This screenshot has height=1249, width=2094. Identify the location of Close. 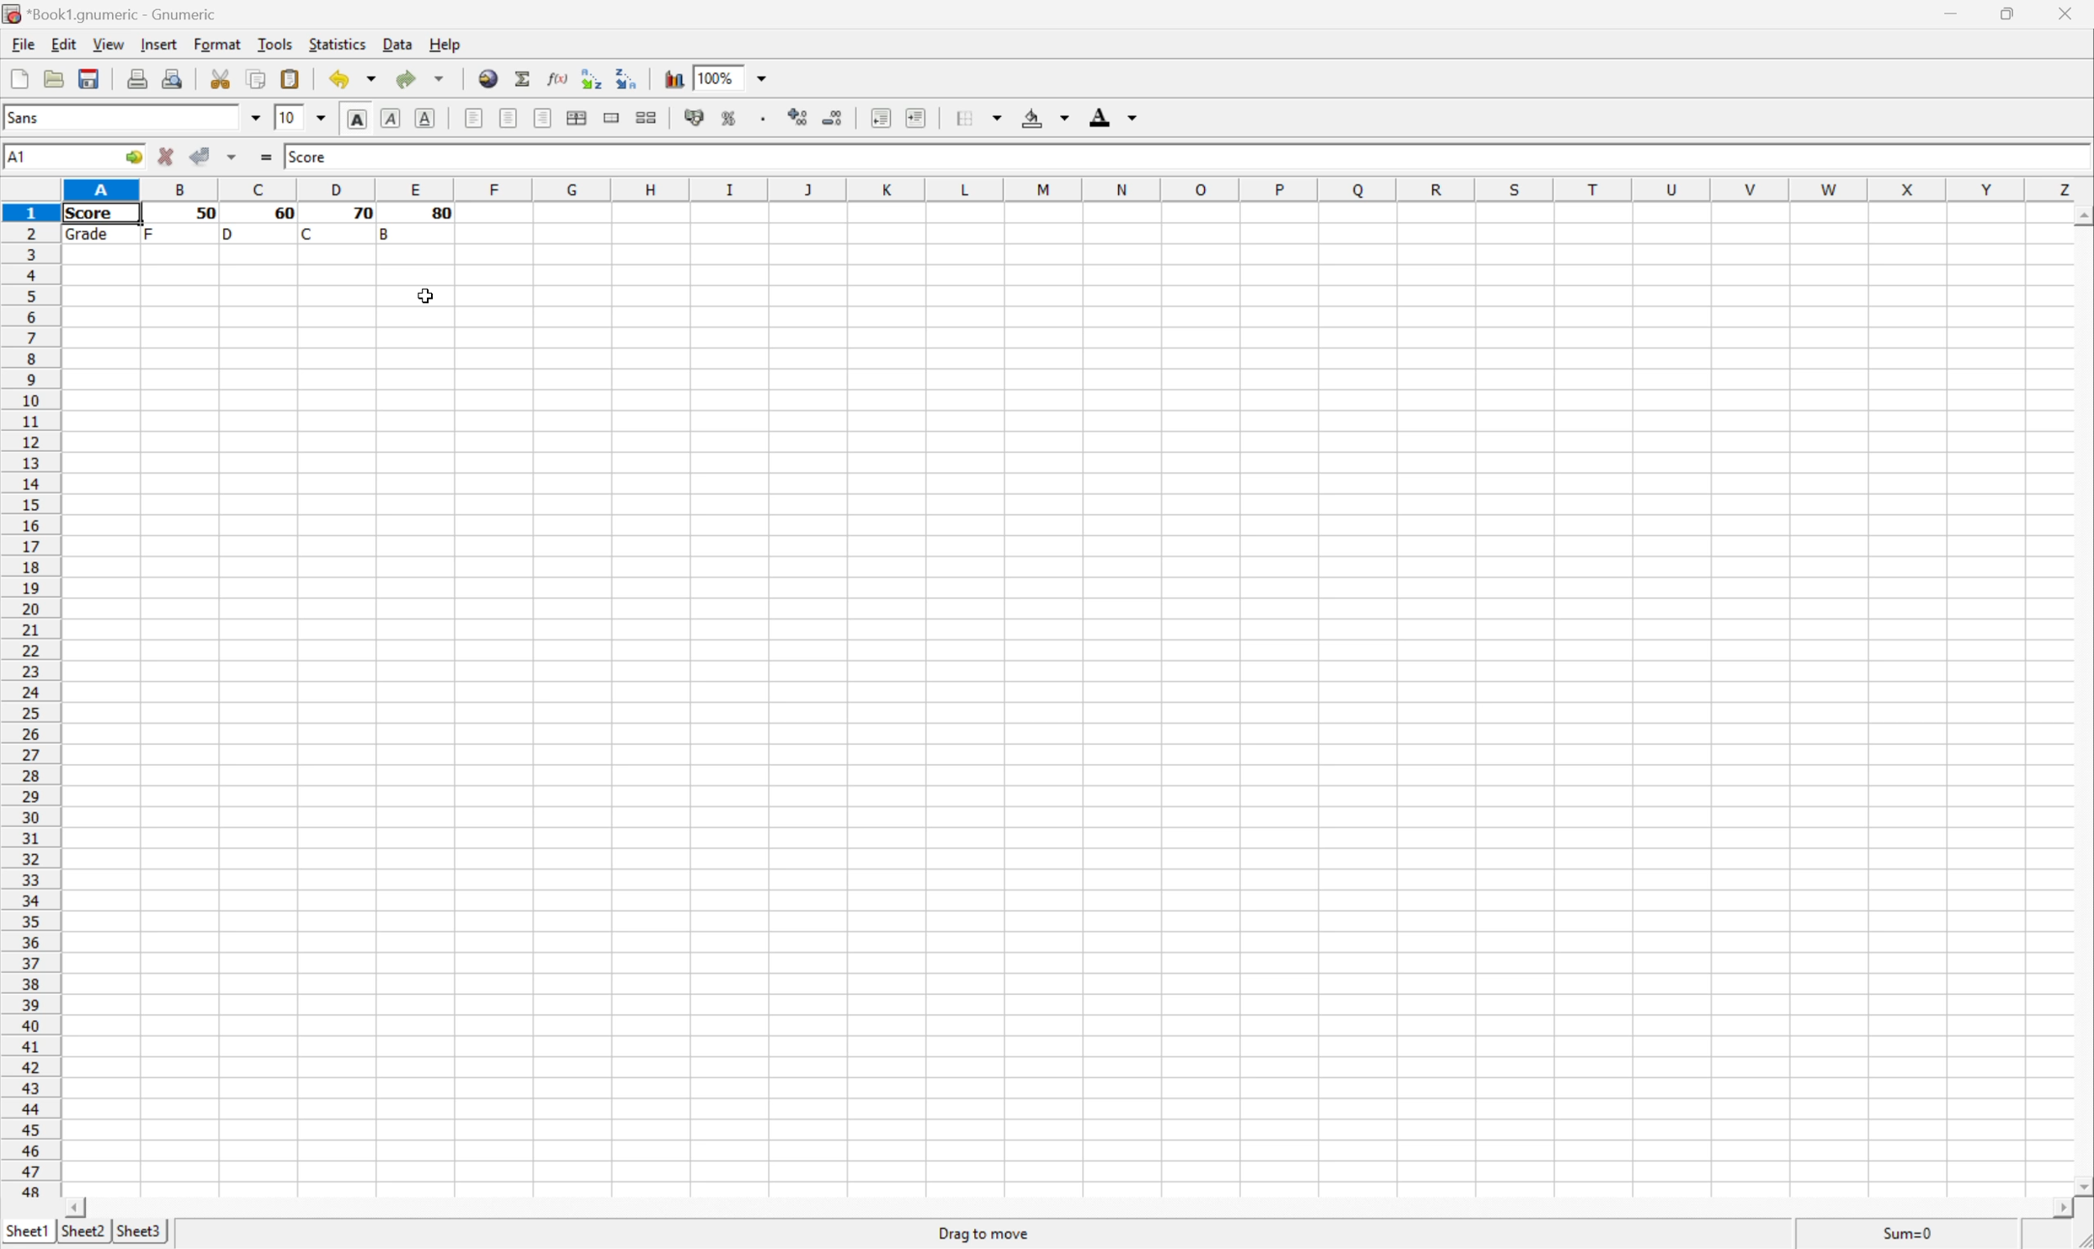
(2068, 14).